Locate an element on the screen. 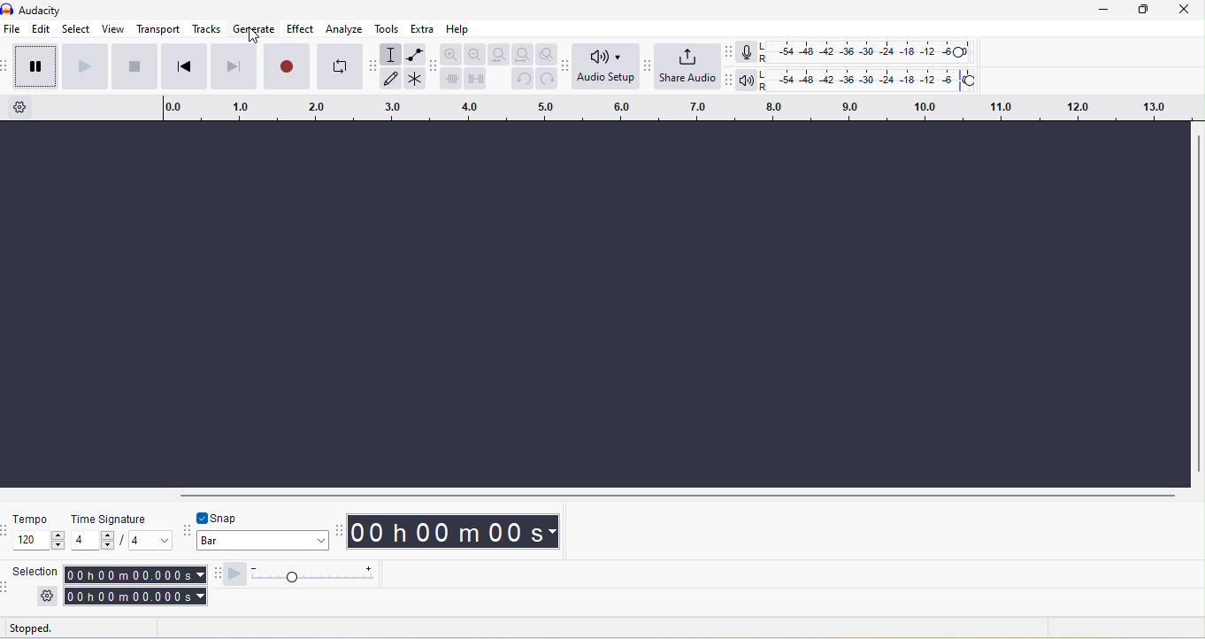 This screenshot has height=639, width=1205. play at speed is located at coordinates (306, 574).